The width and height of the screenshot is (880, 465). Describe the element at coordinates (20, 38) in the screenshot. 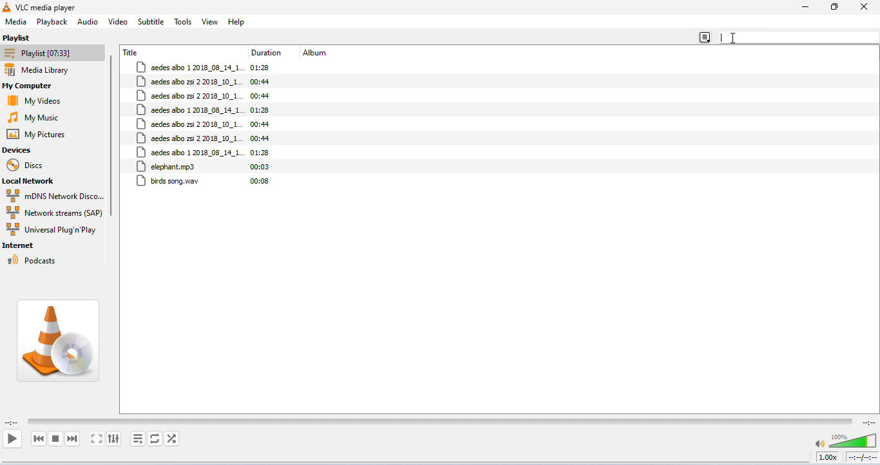

I see `playlist` at that location.